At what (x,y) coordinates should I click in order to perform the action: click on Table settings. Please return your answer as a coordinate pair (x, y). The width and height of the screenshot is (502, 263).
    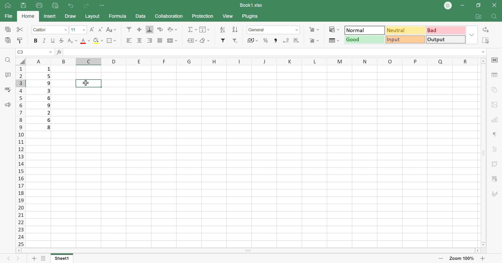
    Looking at the image, I should click on (494, 75).